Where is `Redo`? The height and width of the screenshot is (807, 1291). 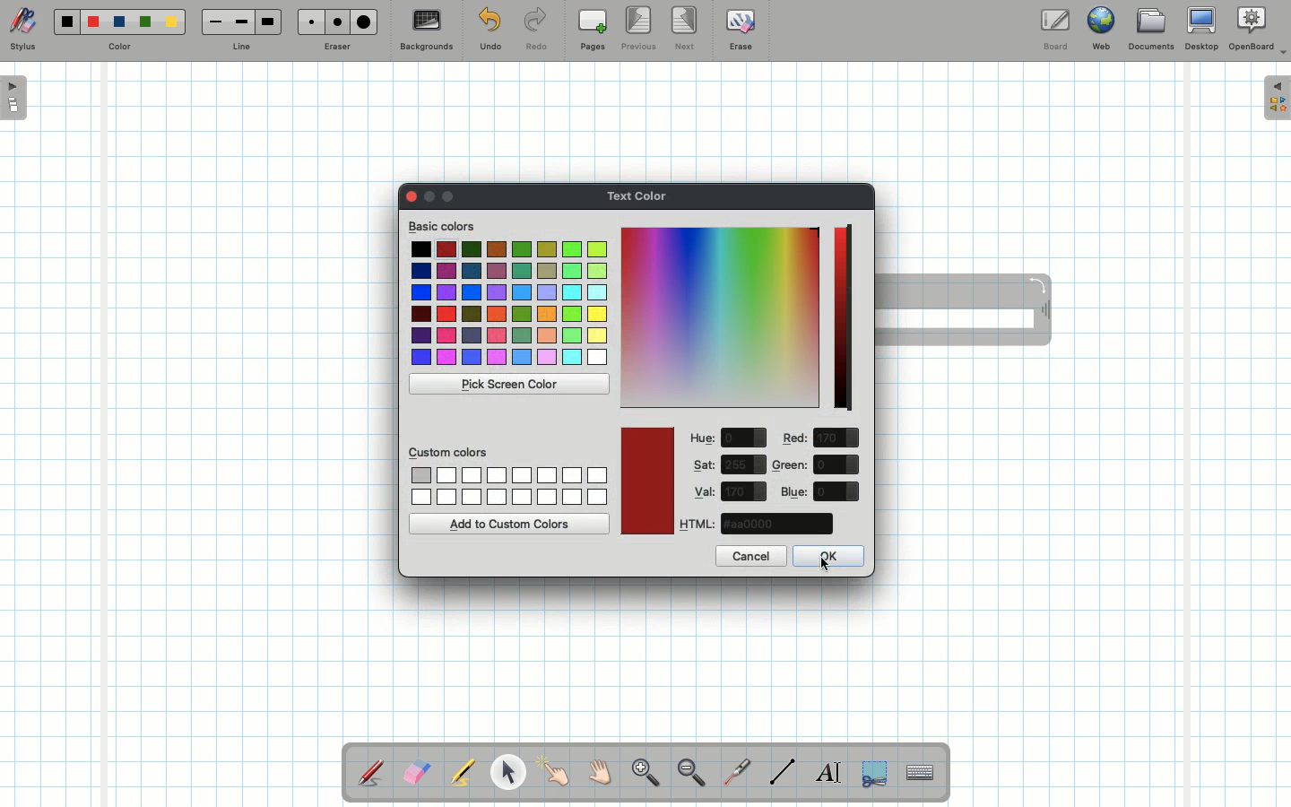 Redo is located at coordinates (536, 32).